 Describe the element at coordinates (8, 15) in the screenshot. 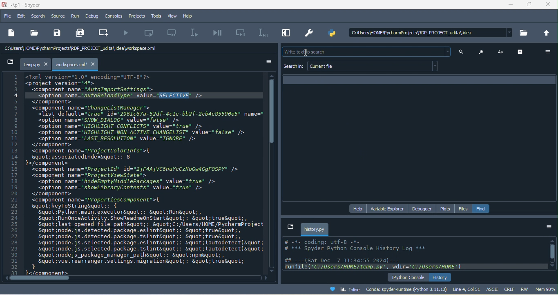

I see `file` at that location.